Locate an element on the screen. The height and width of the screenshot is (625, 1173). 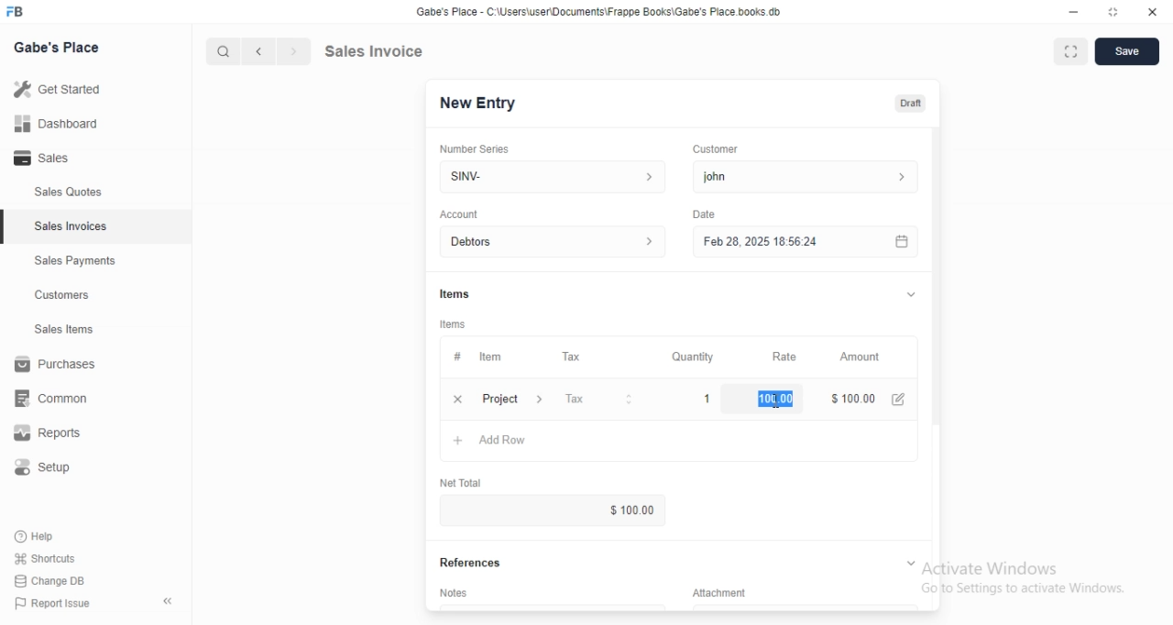
Account is located at coordinates (556, 242).